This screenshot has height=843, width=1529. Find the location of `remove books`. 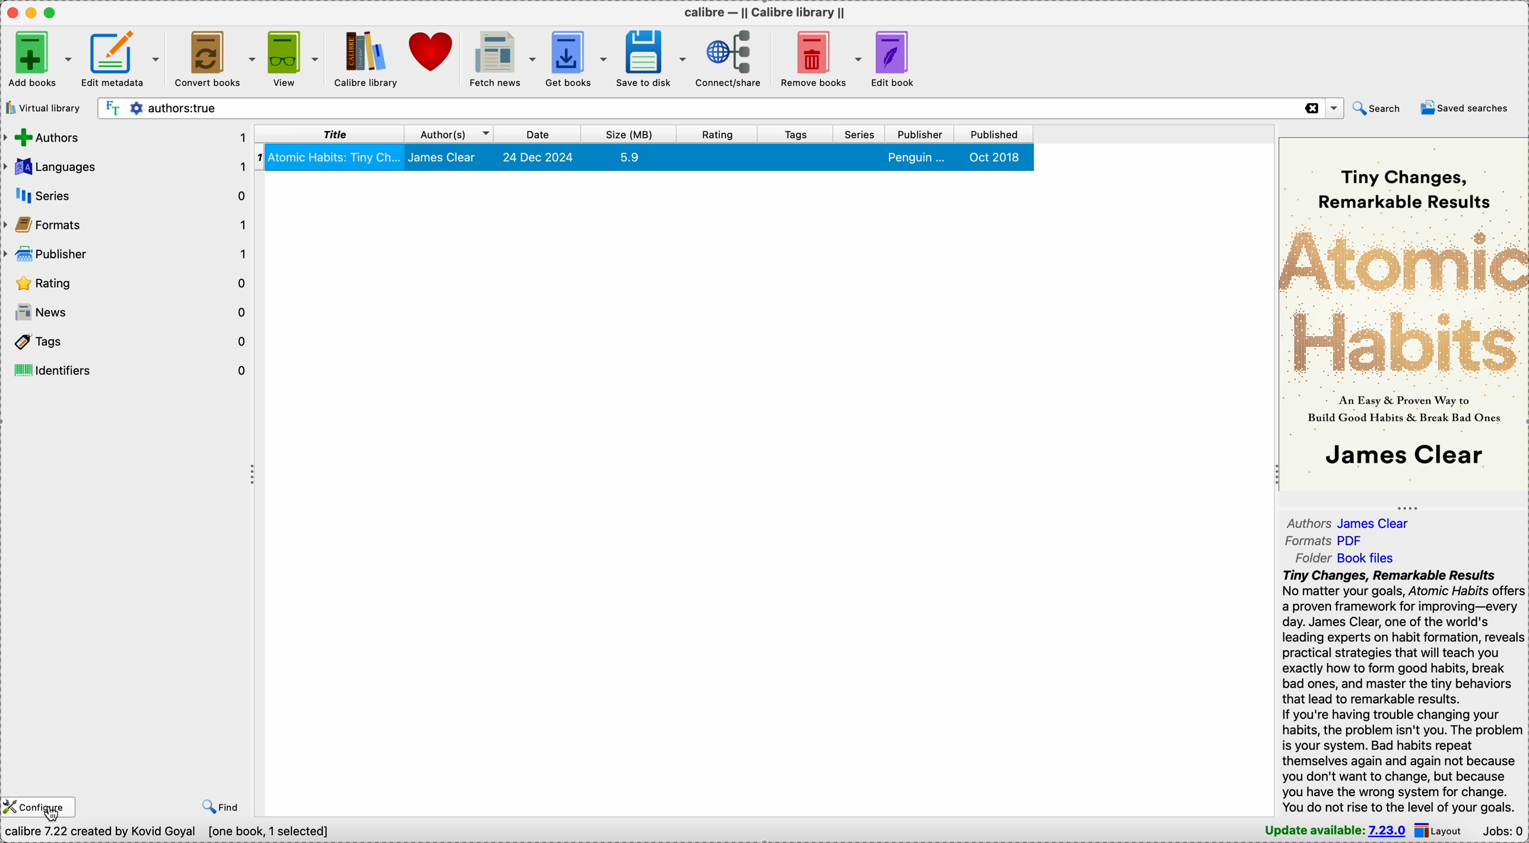

remove books is located at coordinates (817, 60).